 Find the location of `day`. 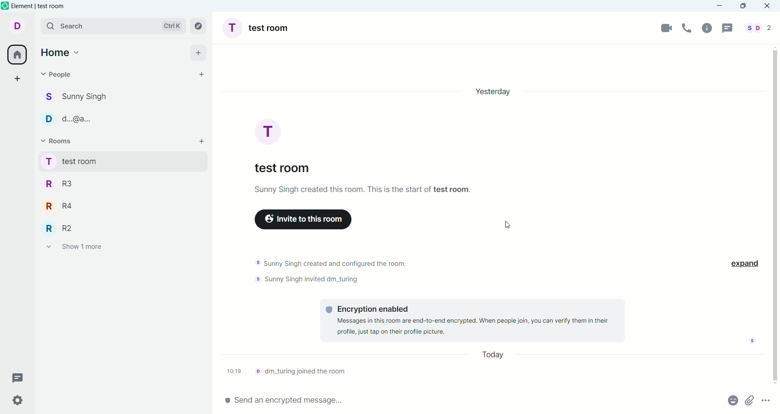

day is located at coordinates (499, 356).